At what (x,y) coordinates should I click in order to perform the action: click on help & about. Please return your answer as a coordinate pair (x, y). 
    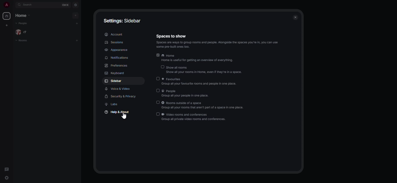
    Looking at the image, I should click on (116, 112).